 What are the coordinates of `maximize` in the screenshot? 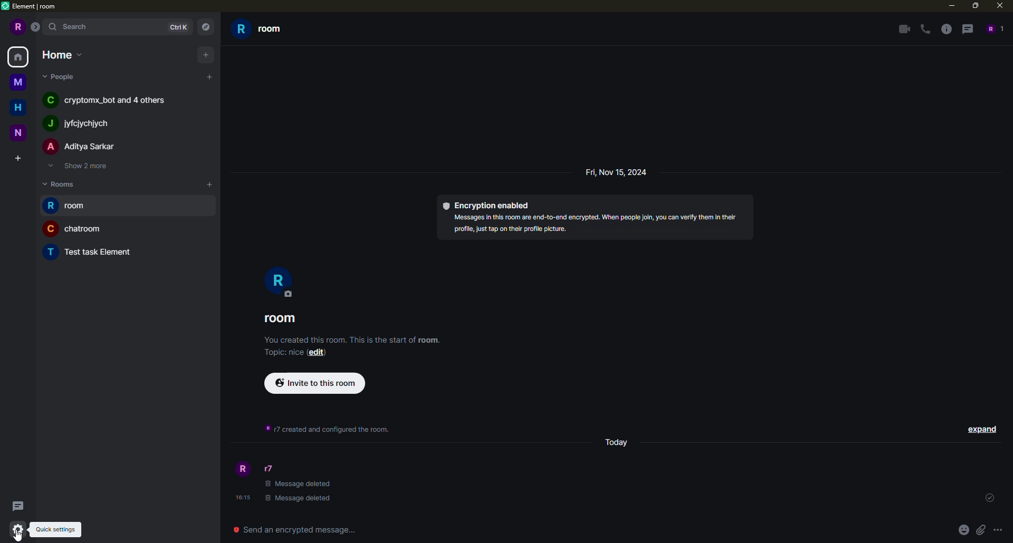 It's located at (976, 6).